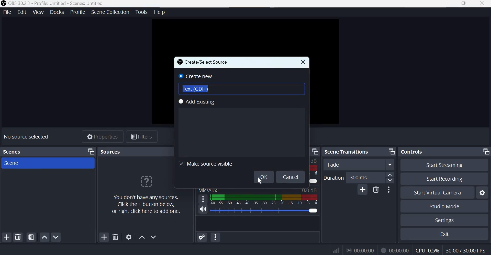 The height and width of the screenshot is (255, 491). I want to click on Make source visible, so click(206, 164).